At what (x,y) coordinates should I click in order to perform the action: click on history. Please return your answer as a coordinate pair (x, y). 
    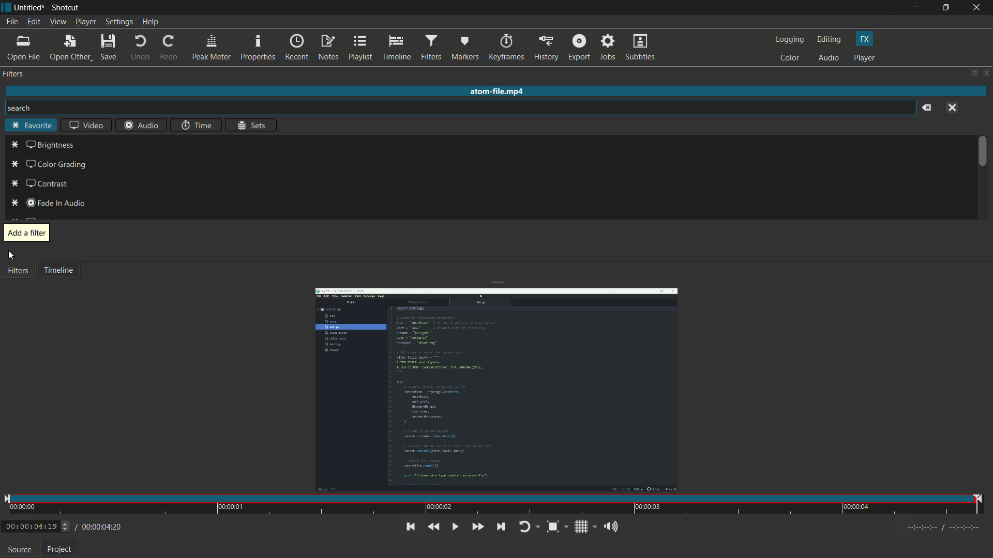
    Looking at the image, I should click on (546, 48).